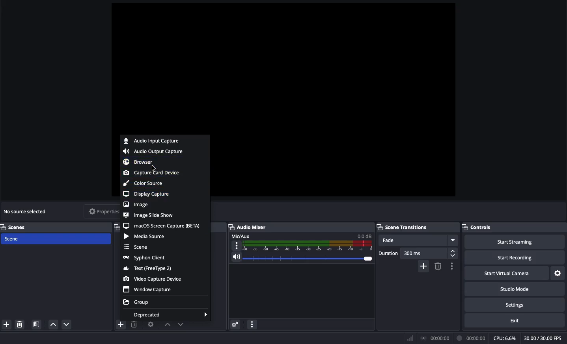 This screenshot has width=567, height=344. I want to click on add, so click(6, 324).